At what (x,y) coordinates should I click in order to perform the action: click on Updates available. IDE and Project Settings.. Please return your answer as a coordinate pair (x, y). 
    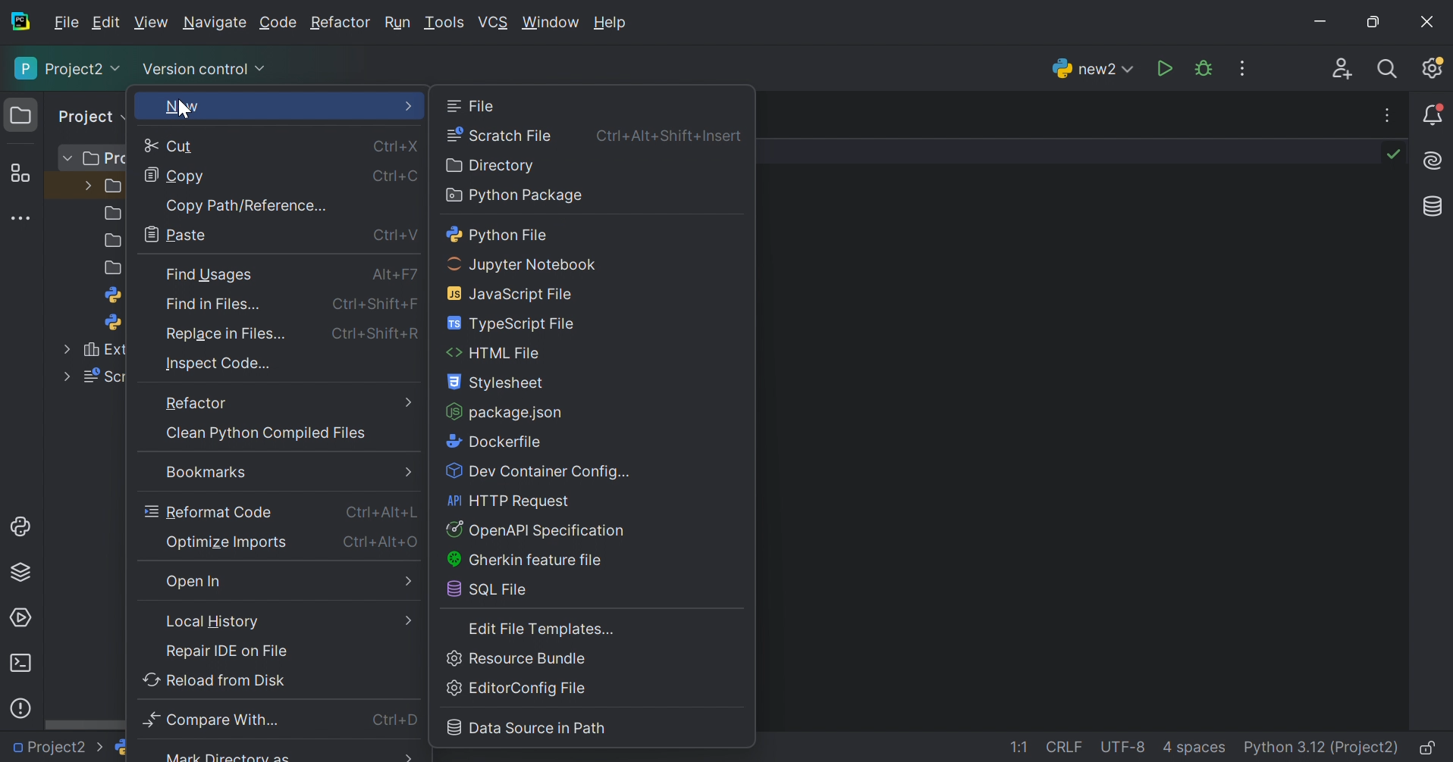
    Looking at the image, I should click on (1435, 70).